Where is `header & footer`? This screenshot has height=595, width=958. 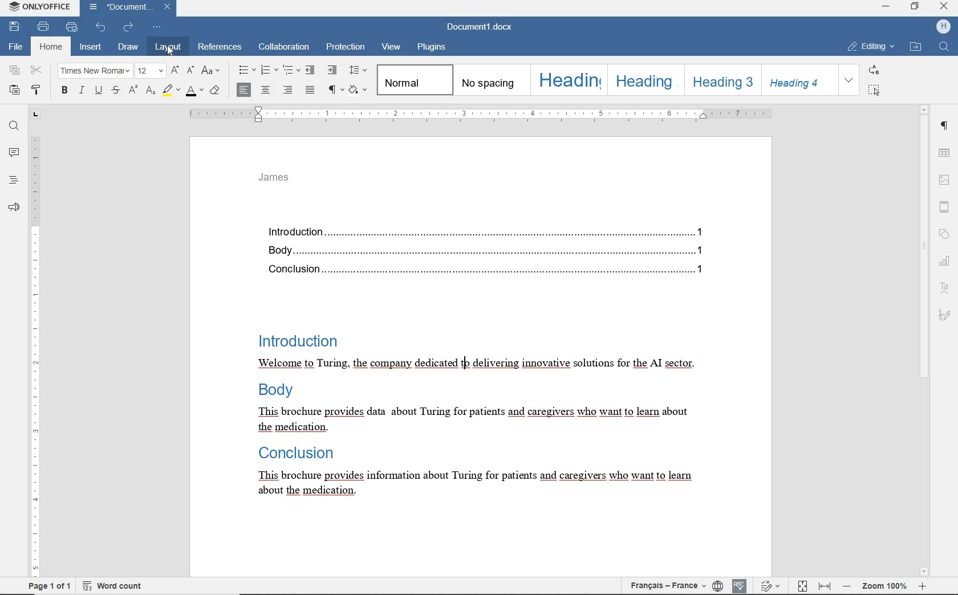
header & footer is located at coordinates (945, 207).